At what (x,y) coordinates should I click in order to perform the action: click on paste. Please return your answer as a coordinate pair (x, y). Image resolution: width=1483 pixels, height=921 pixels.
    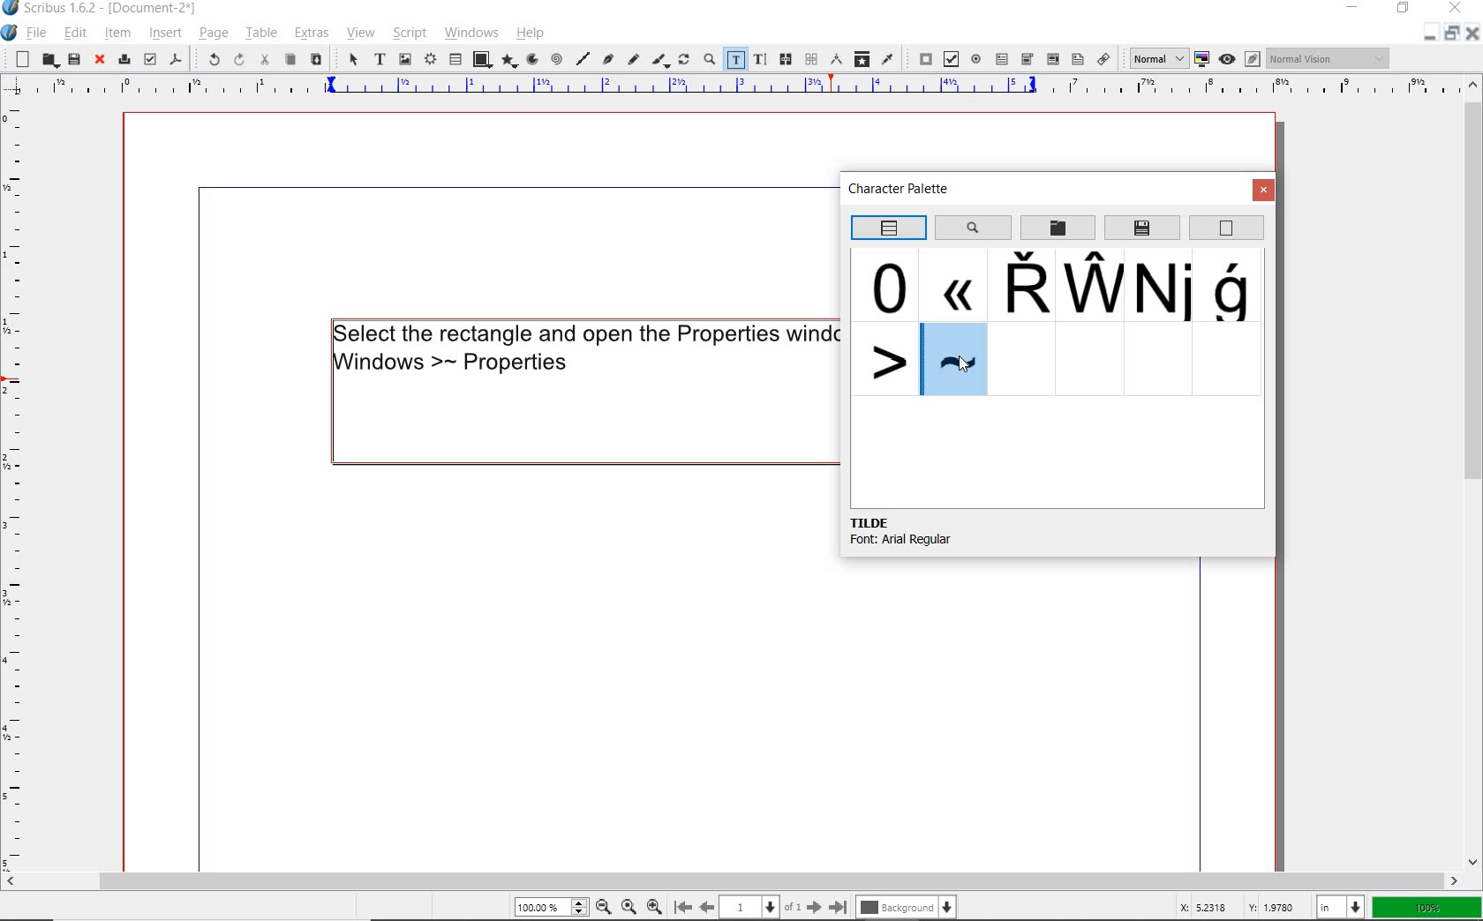
    Looking at the image, I should click on (317, 61).